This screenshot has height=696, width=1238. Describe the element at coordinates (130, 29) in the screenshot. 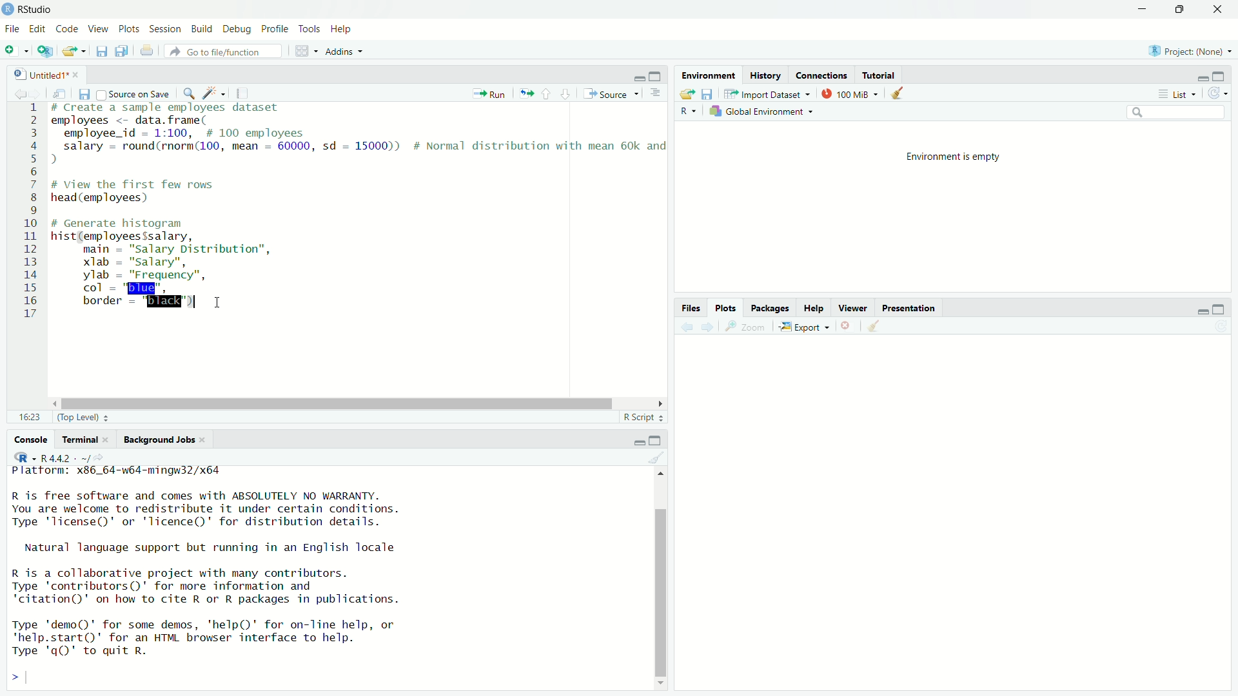

I see `Plots` at that location.